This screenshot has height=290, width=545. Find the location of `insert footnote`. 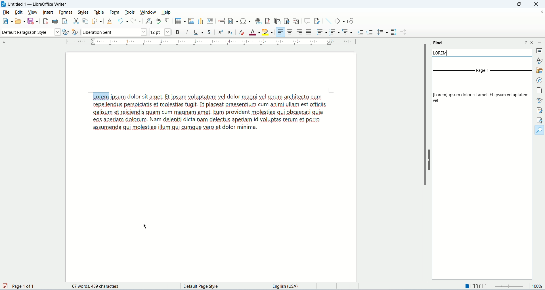

insert footnote is located at coordinates (268, 22).